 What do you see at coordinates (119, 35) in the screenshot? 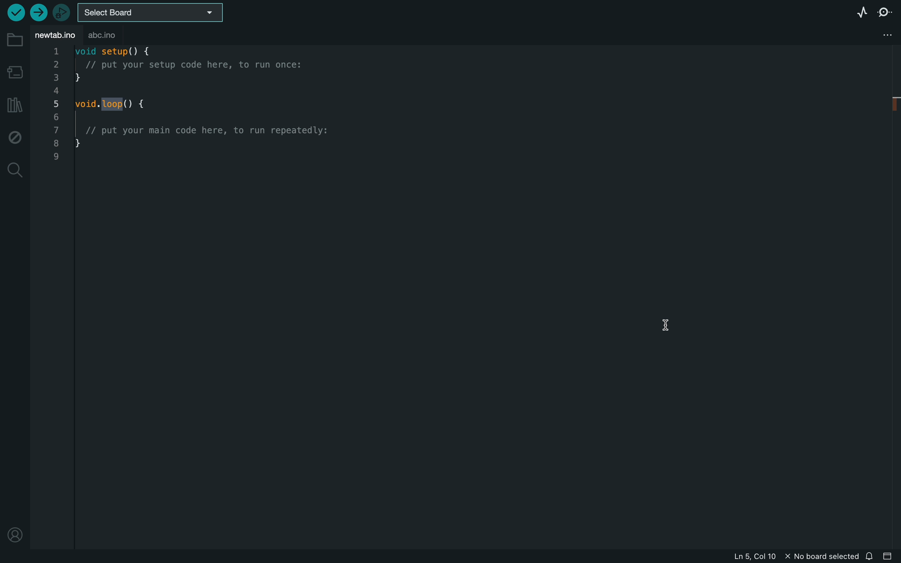
I see `abc` at bounding box center [119, 35].